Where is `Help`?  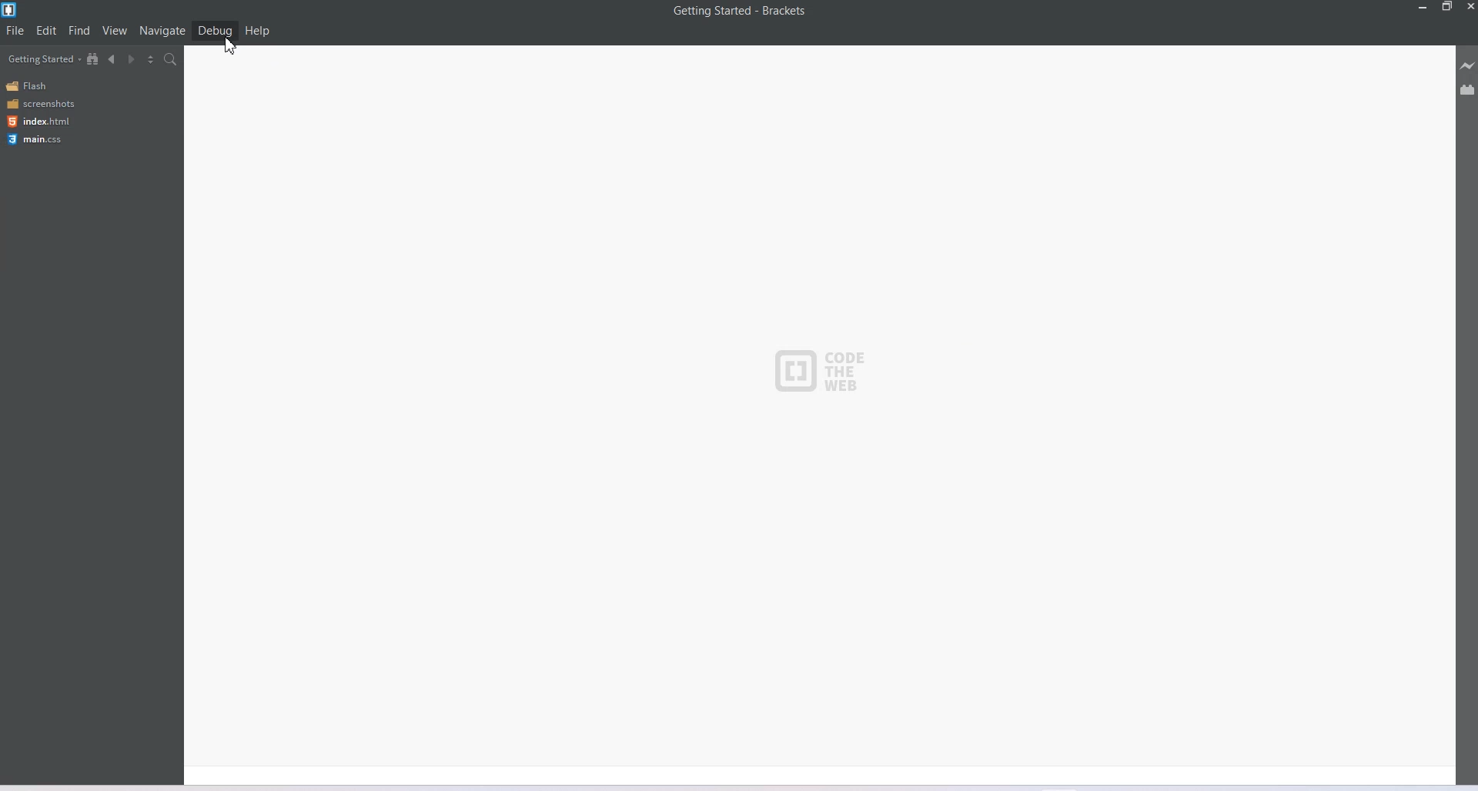
Help is located at coordinates (257, 31).